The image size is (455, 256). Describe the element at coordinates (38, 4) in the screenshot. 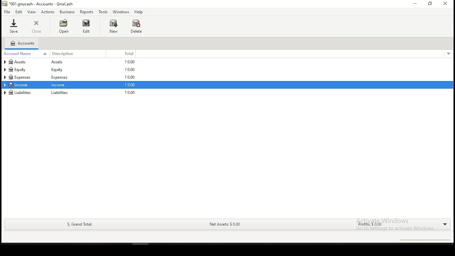

I see `*001.gnucash - accounts - GnuCash` at that location.